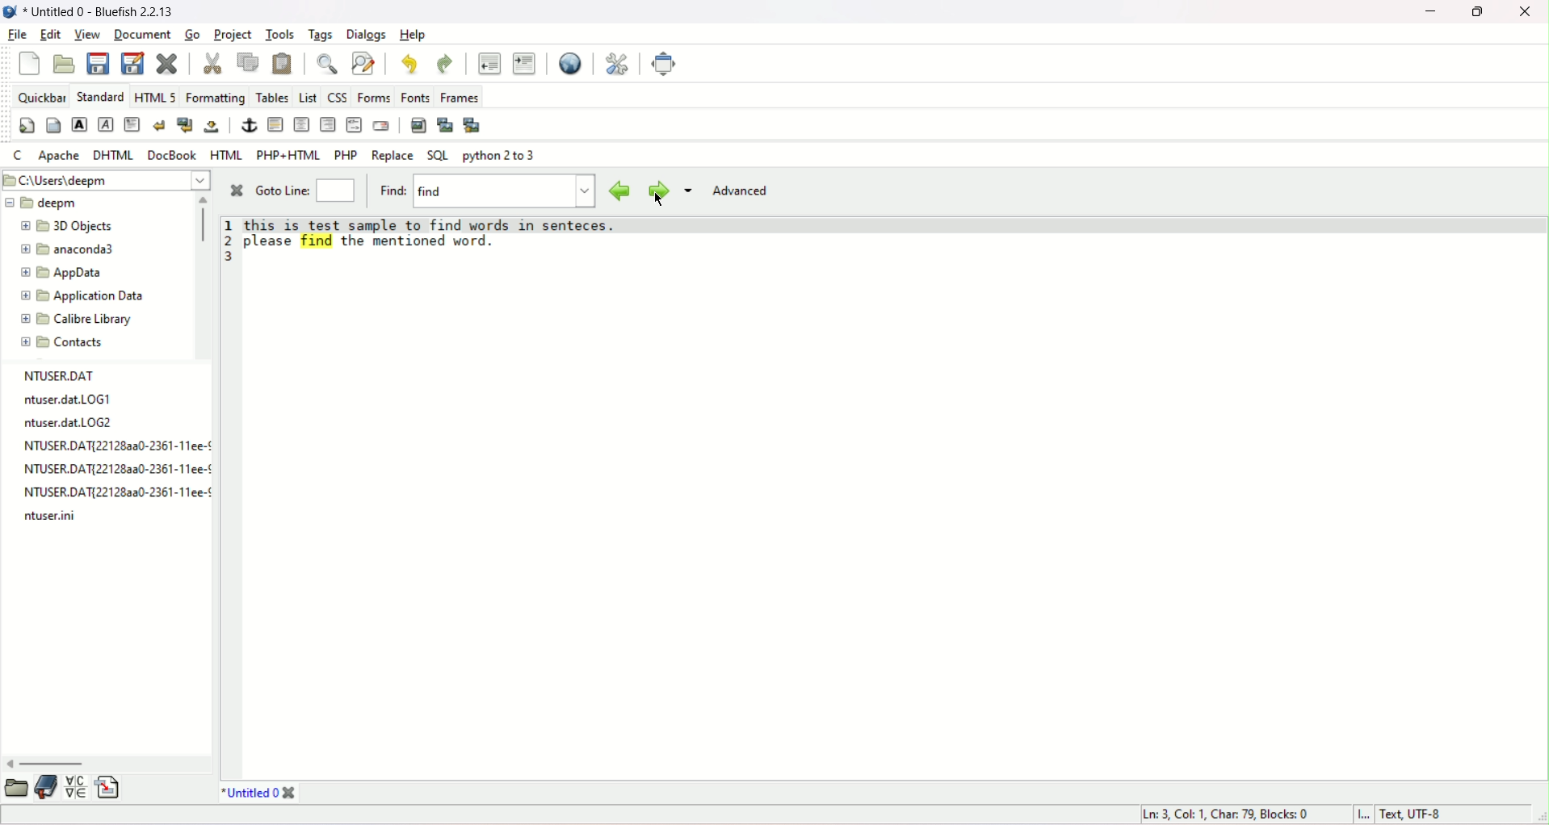 The image size is (1549, 825). Describe the element at coordinates (367, 33) in the screenshot. I see `dialogs` at that location.